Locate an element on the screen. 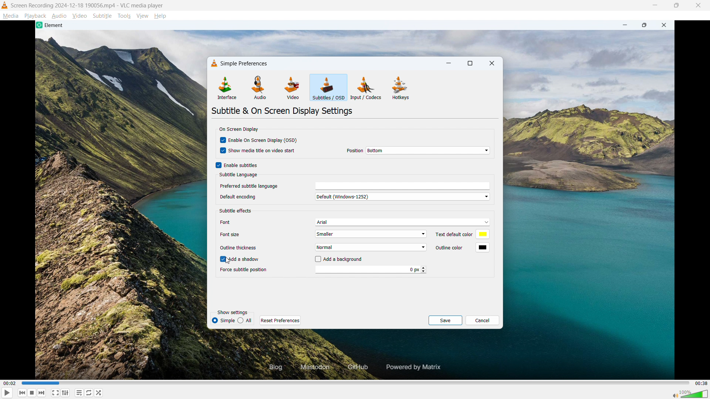  Forward or next media  is located at coordinates (42, 393).